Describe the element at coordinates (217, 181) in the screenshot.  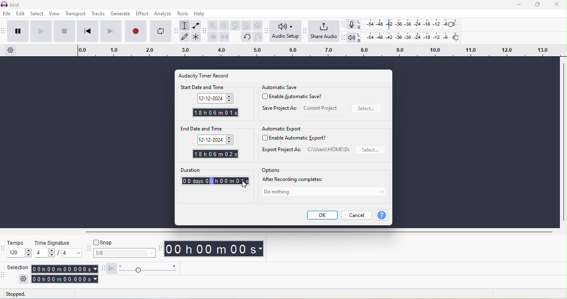
I see `Cursor on 0days0hour1second` at that location.